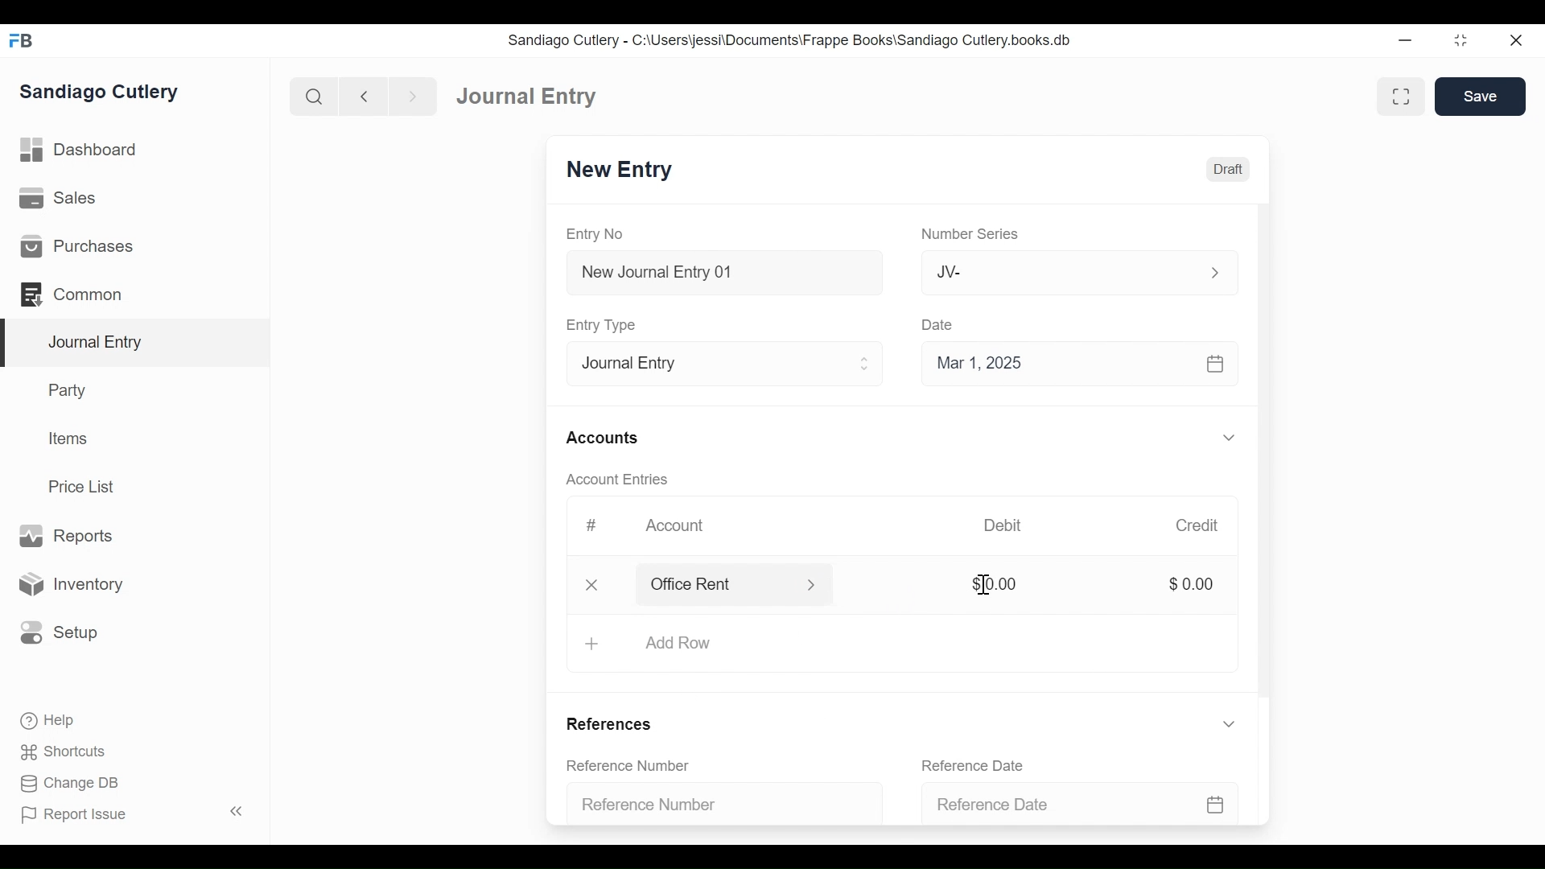 This screenshot has height=869, width=1545. Describe the element at coordinates (1407, 37) in the screenshot. I see `minimize` at that location.